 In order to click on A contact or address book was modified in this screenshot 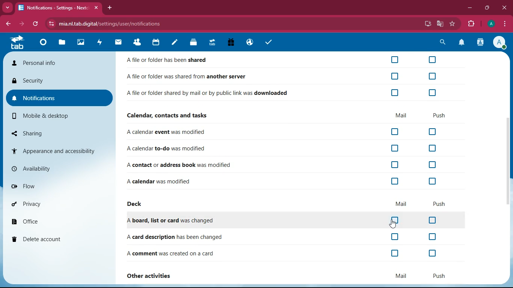, I will do `click(182, 164)`.